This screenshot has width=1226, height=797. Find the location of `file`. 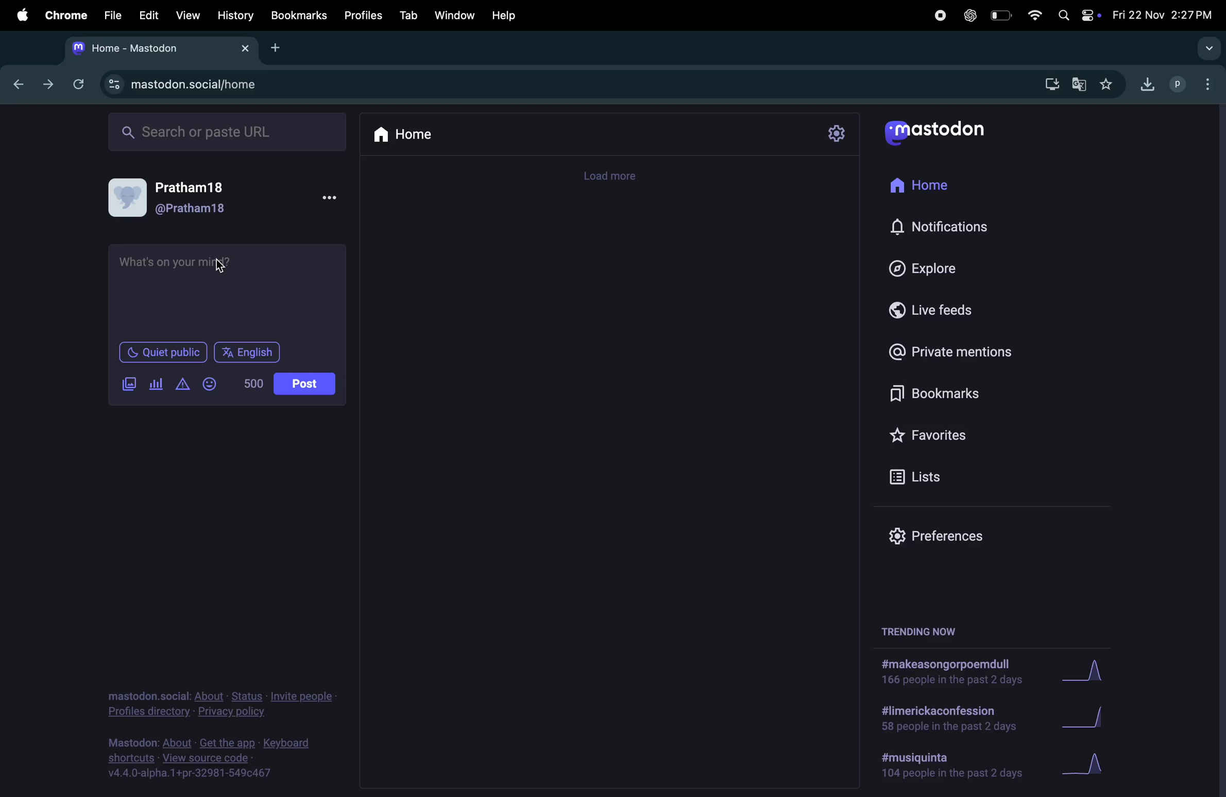

file is located at coordinates (114, 14).